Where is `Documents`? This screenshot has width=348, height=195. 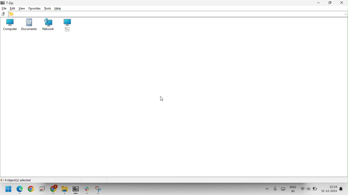 Documents is located at coordinates (28, 25).